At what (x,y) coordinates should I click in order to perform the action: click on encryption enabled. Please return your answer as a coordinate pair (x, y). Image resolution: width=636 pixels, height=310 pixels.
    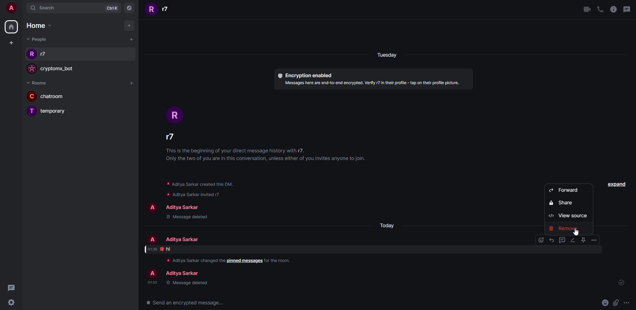
    Looking at the image, I should click on (303, 75).